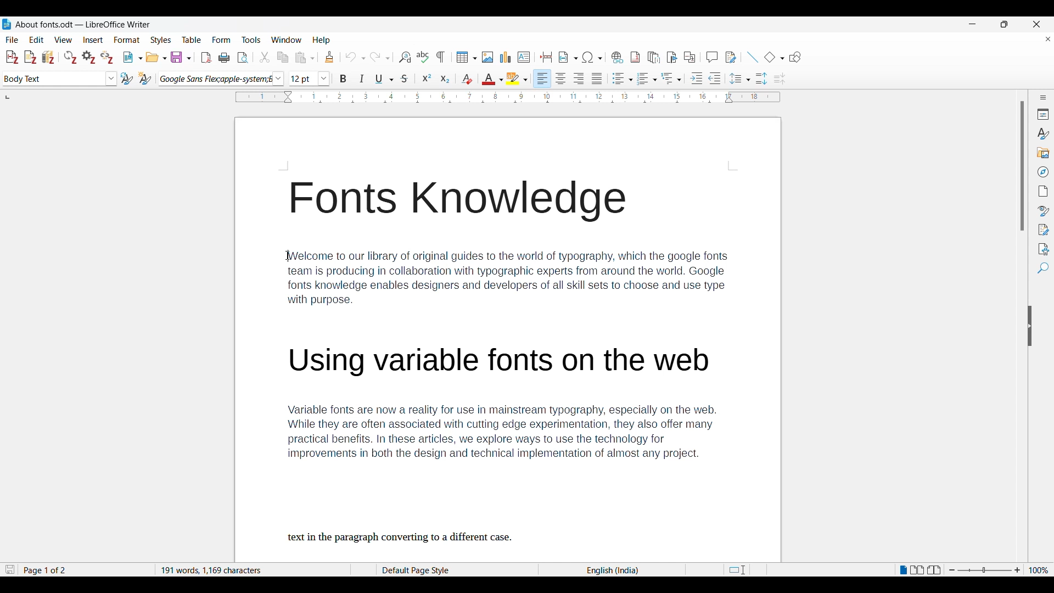 The image size is (1054, 593). Describe the element at coordinates (579, 79) in the screenshot. I see `Right alignment` at that location.